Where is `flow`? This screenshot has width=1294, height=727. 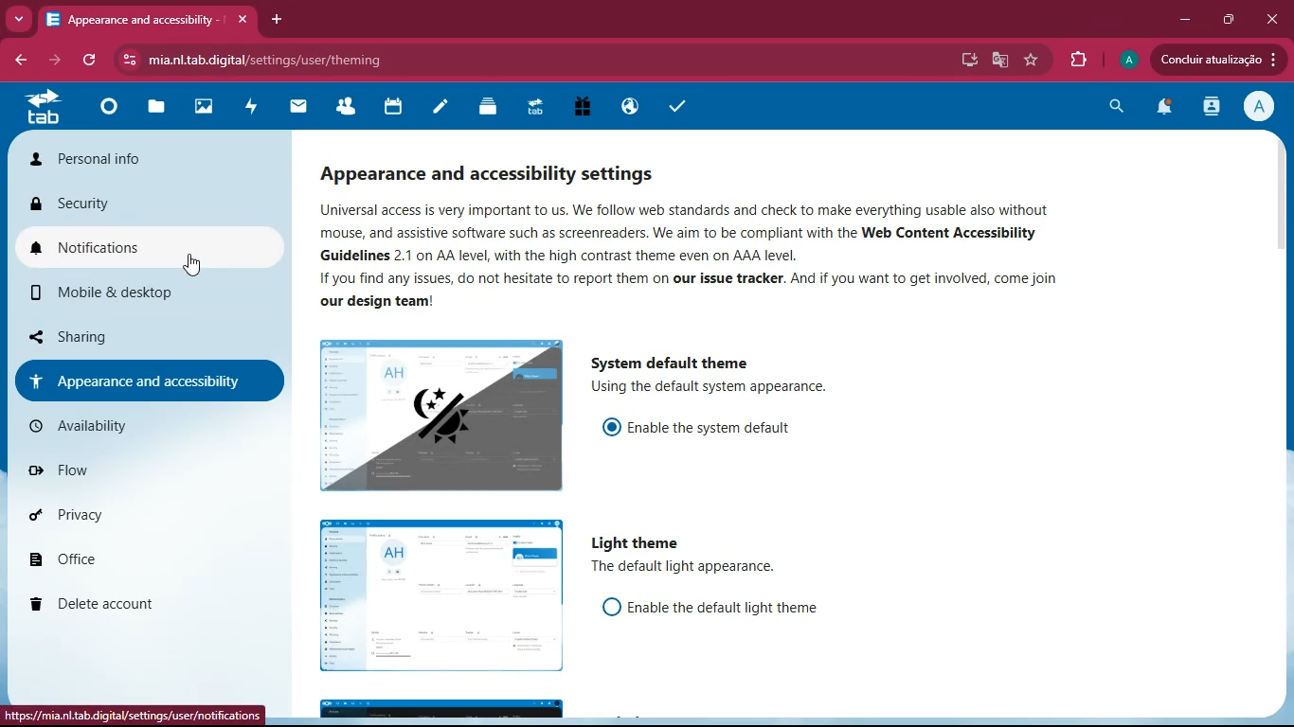 flow is located at coordinates (139, 472).